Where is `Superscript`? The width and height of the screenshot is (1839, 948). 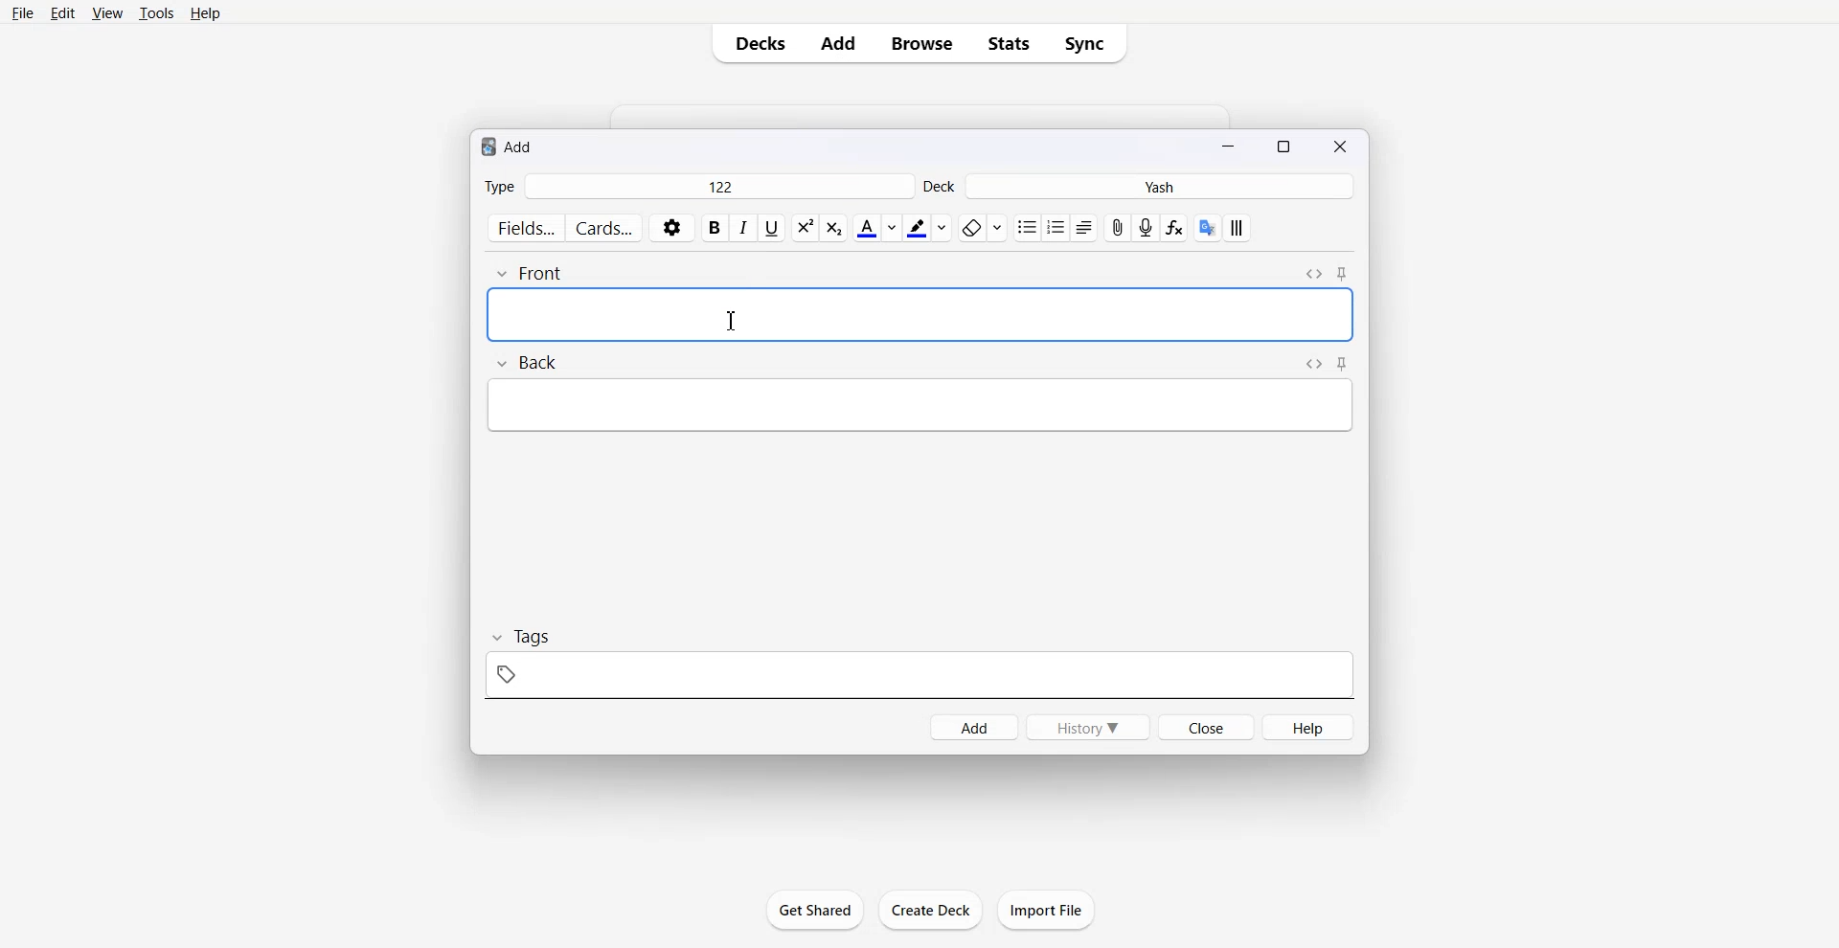 Superscript is located at coordinates (836, 228).